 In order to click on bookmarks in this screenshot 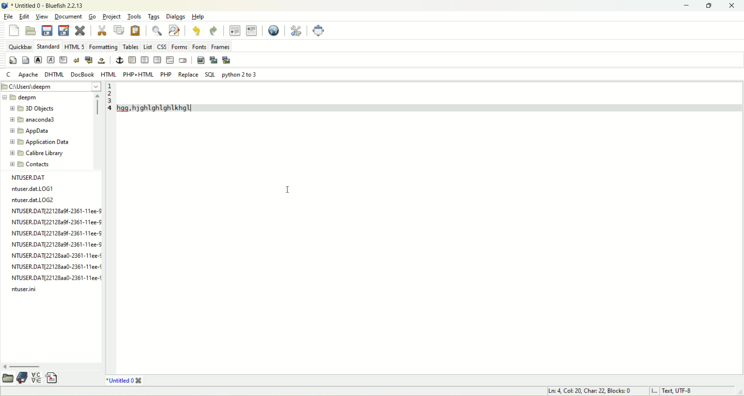, I will do `click(22, 379)`.